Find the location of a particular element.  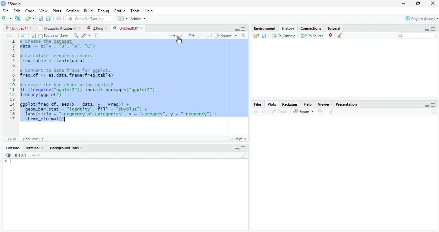

Number list is located at coordinates (11, 82).